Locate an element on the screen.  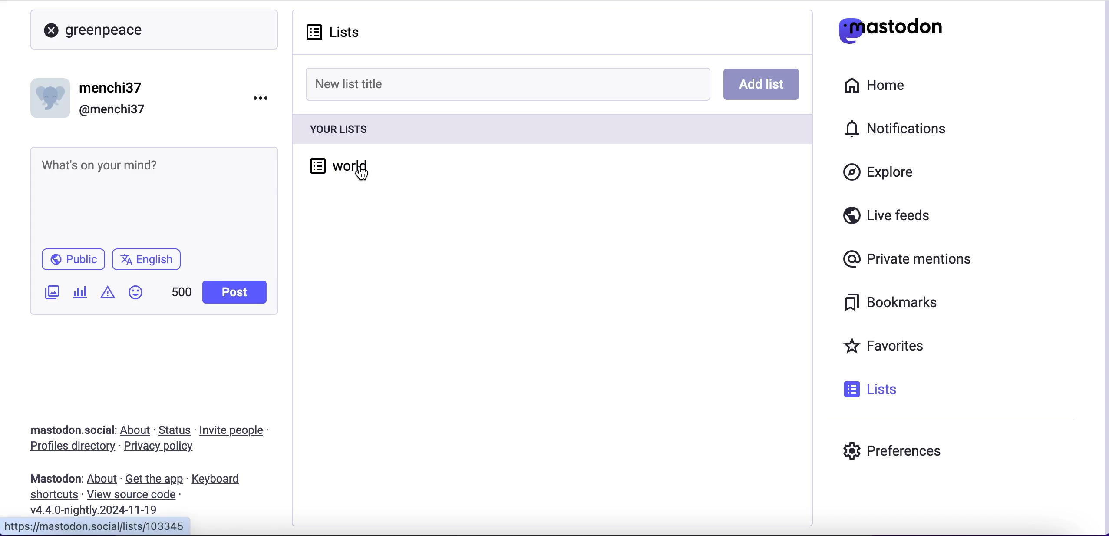
add a poll is located at coordinates (79, 295).